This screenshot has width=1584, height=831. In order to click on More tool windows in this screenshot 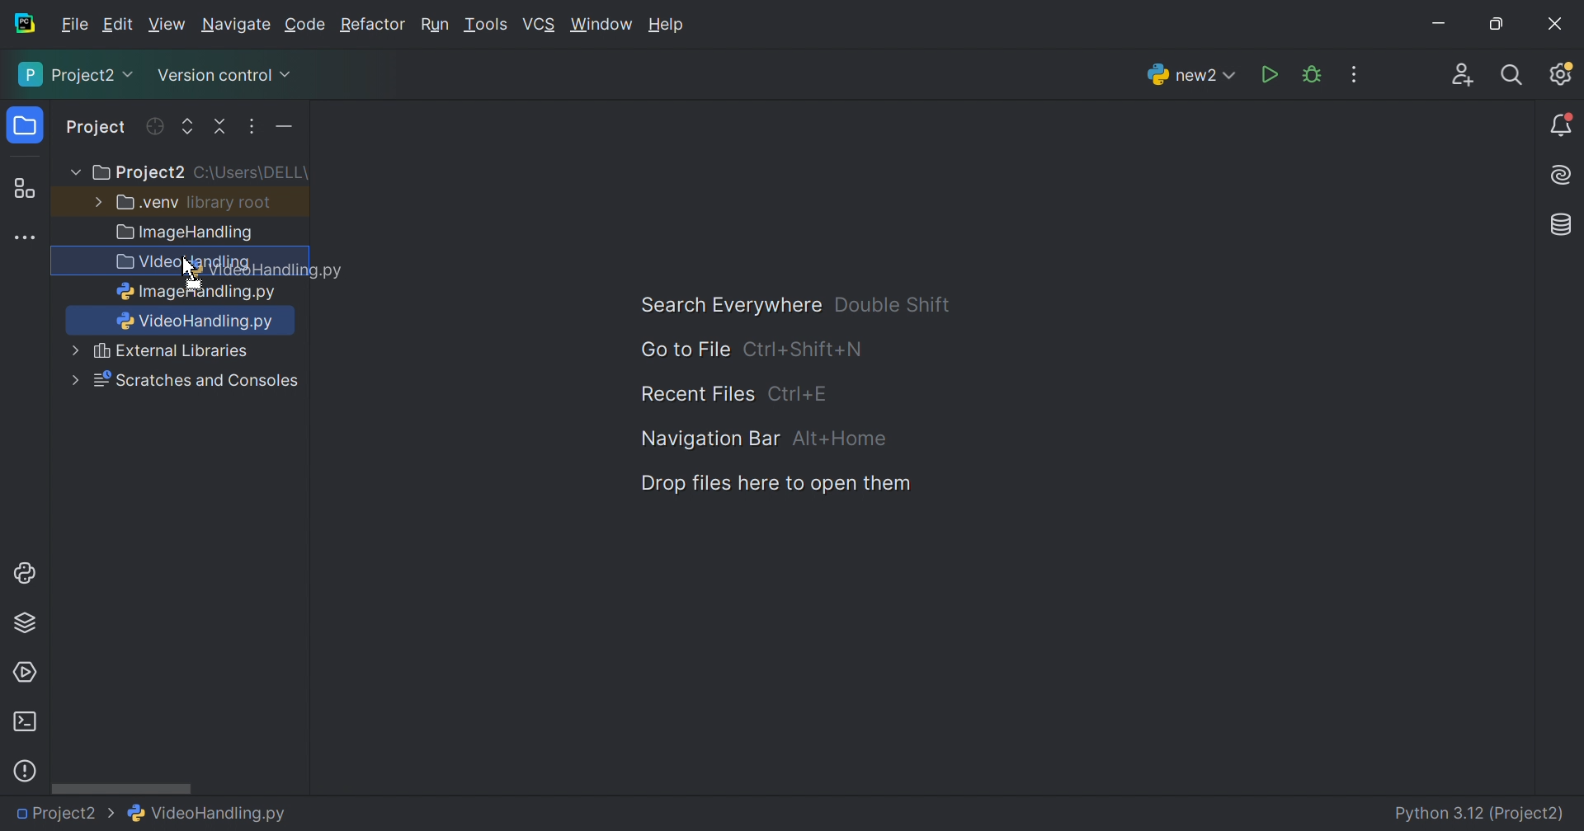, I will do `click(27, 238)`.